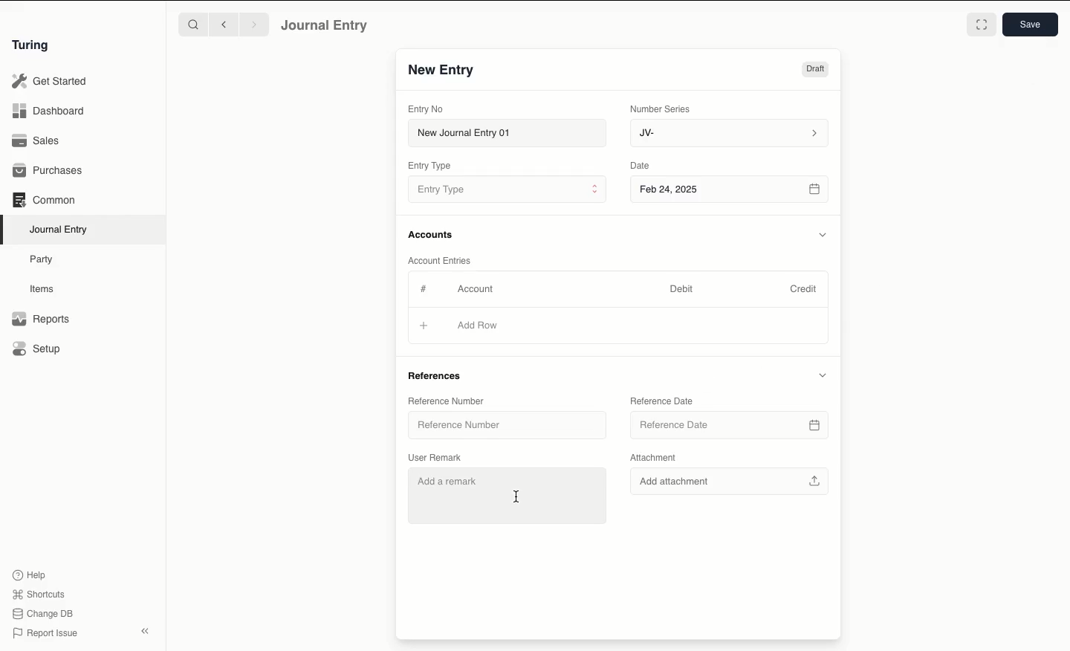 The image size is (1070, 651). What do you see at coordinates (434, 457) in the screenshot?
I see `User Remark` at bounding box center [434, 457].